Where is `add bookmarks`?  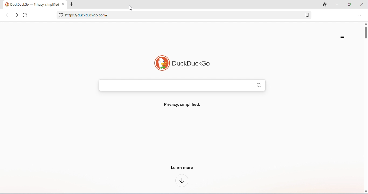 add bookmarks is located at coordinates (307, 15).